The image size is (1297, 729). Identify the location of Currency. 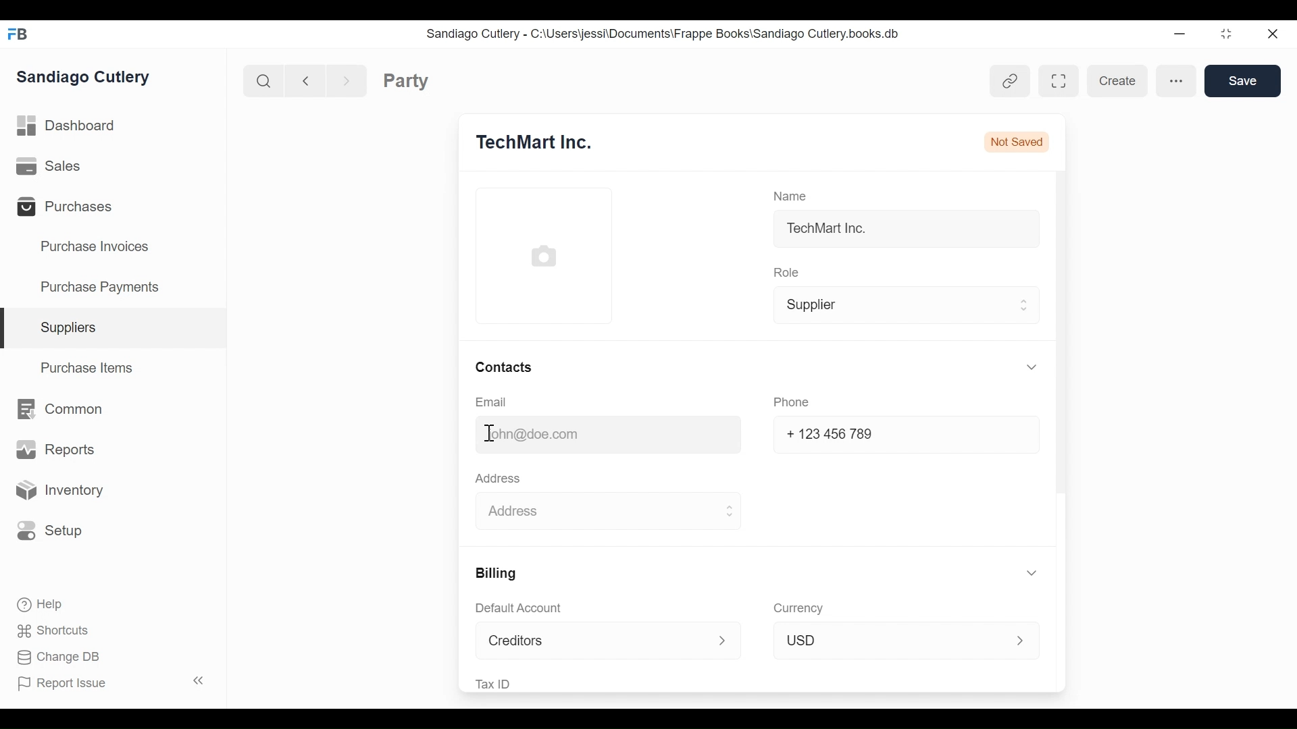
(798, 607).